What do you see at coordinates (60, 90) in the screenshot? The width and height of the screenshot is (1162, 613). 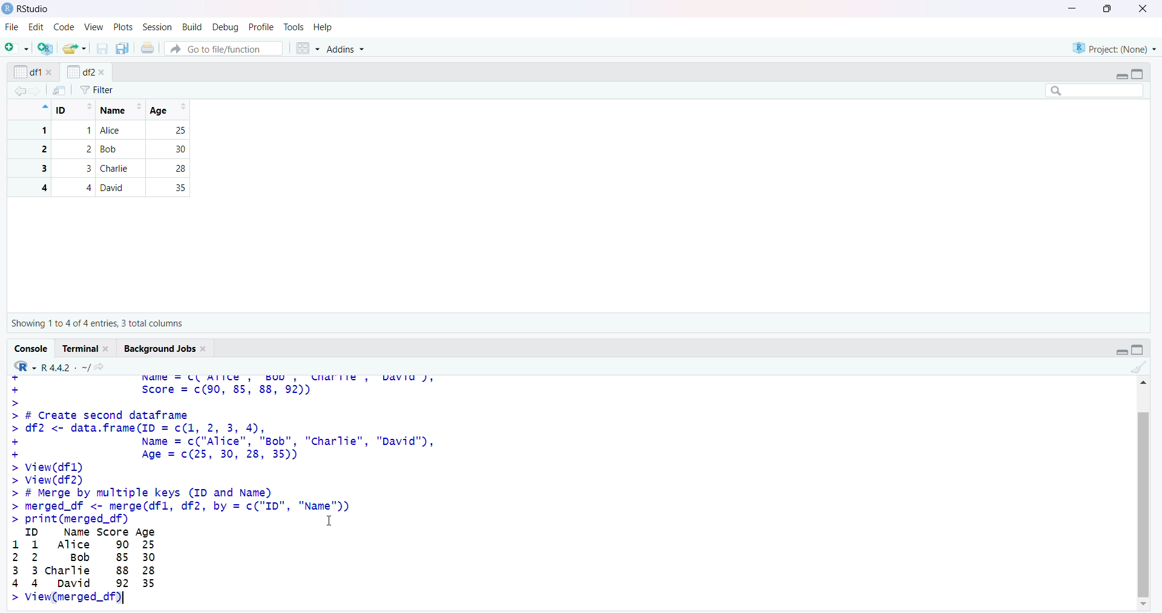 I see `send` at bounding box center [60, 90].